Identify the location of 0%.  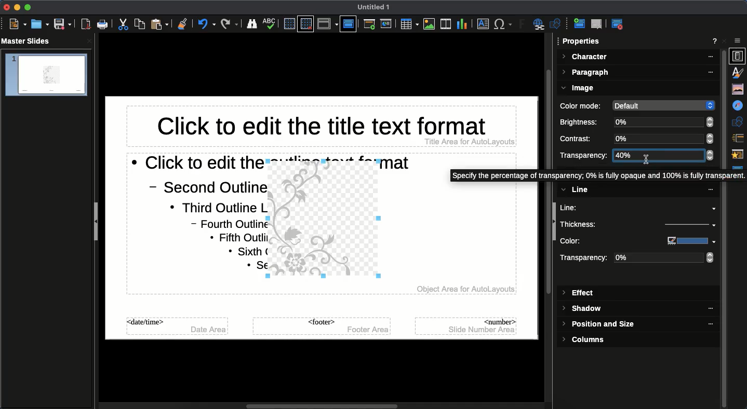
(663, 122).